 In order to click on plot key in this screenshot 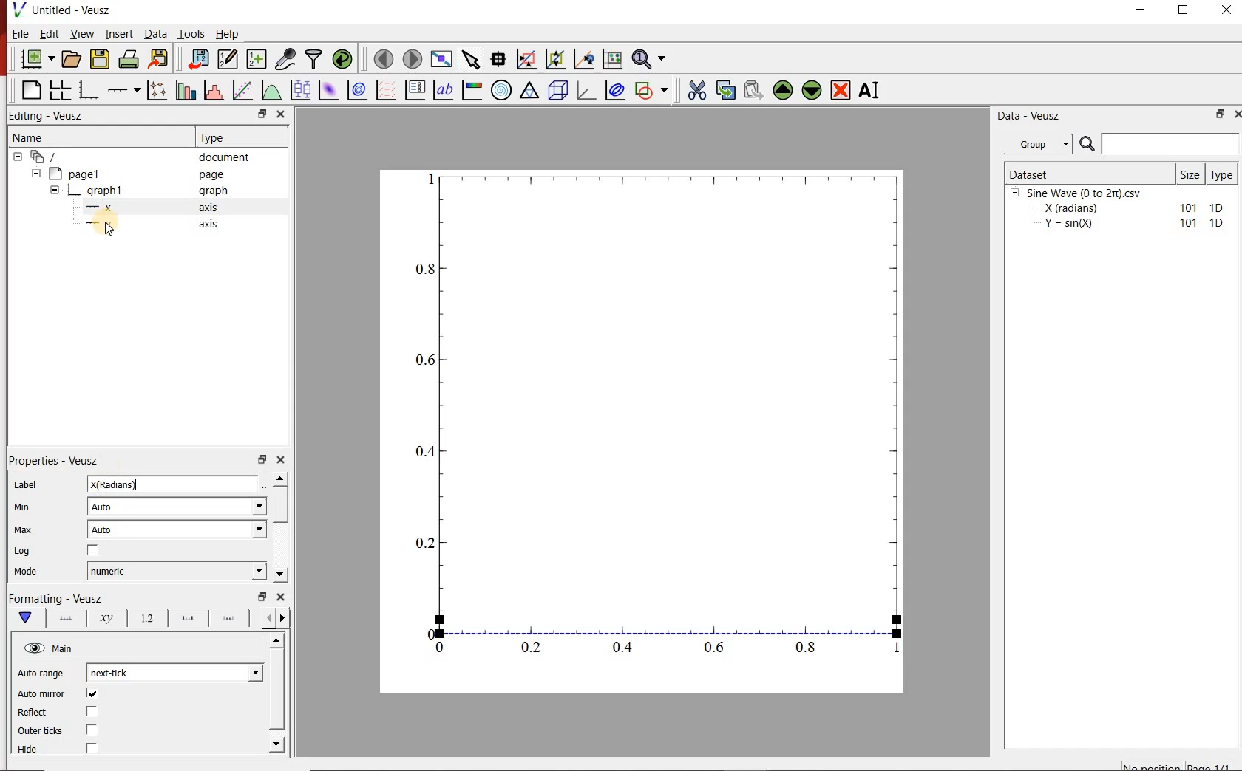, I will do `click(416, 89)`.